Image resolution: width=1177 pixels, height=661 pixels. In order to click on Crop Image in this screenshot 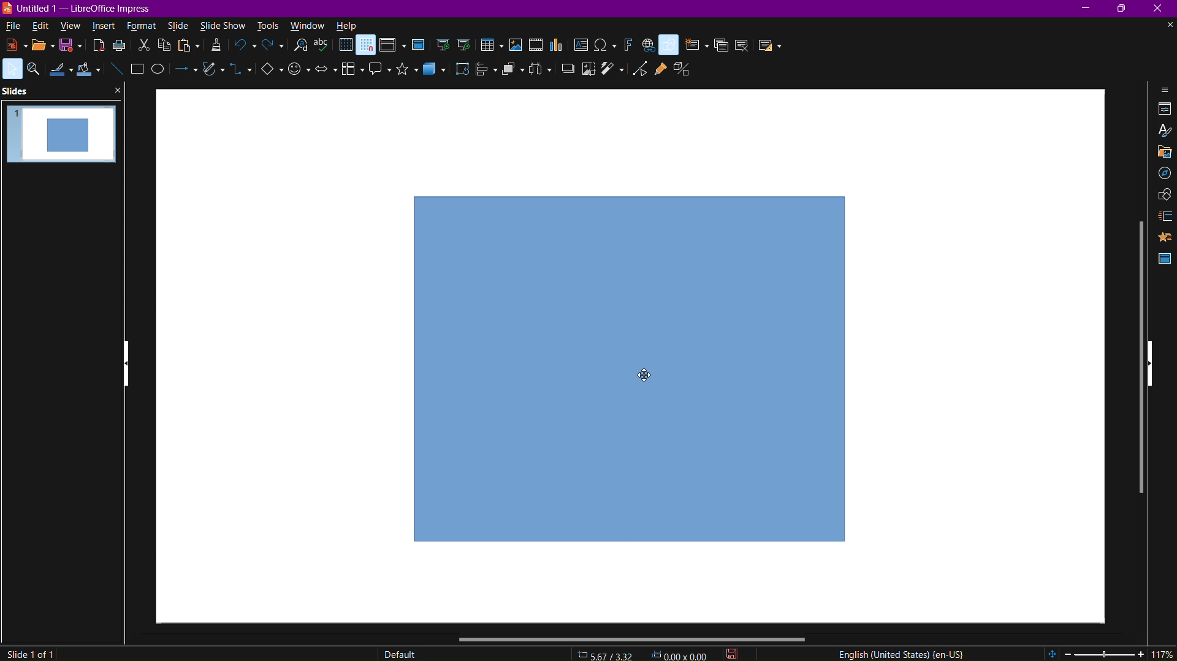, I will do `click(586, 72)`.